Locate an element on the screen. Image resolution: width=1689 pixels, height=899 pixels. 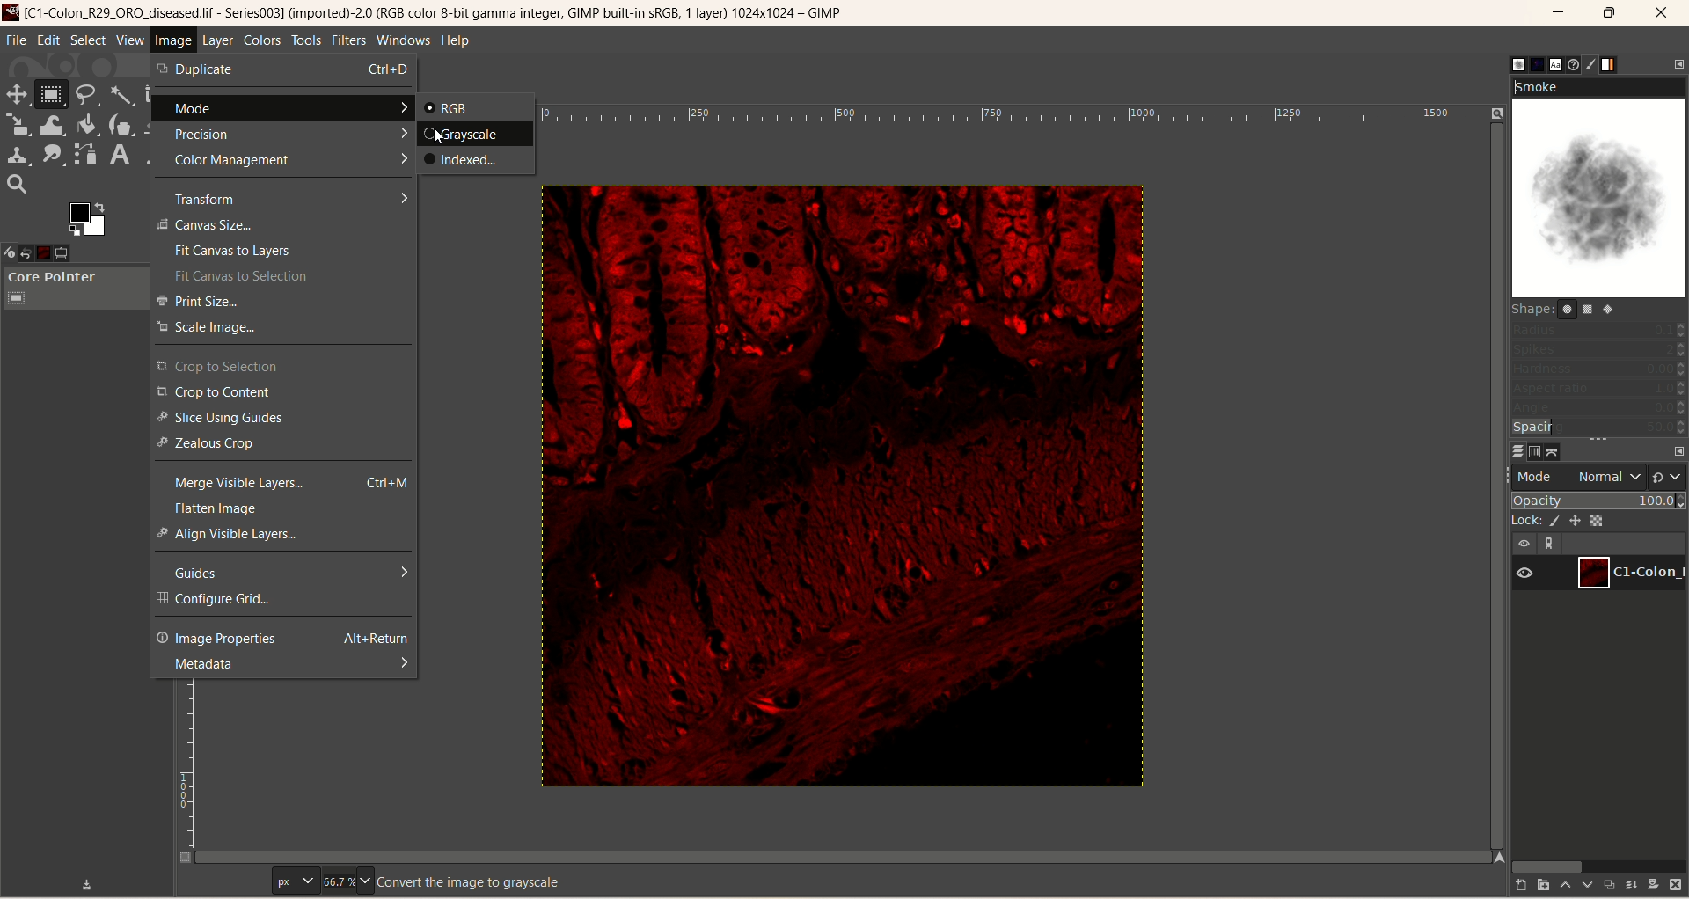
radius is located at coordinates (1596, 333).